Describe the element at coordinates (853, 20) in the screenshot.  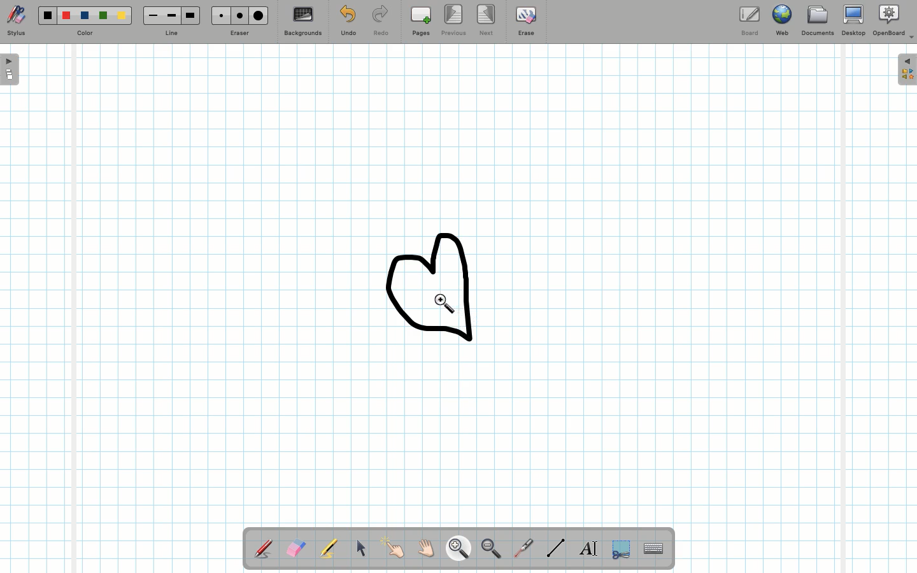
I see `Desktop` at that location.